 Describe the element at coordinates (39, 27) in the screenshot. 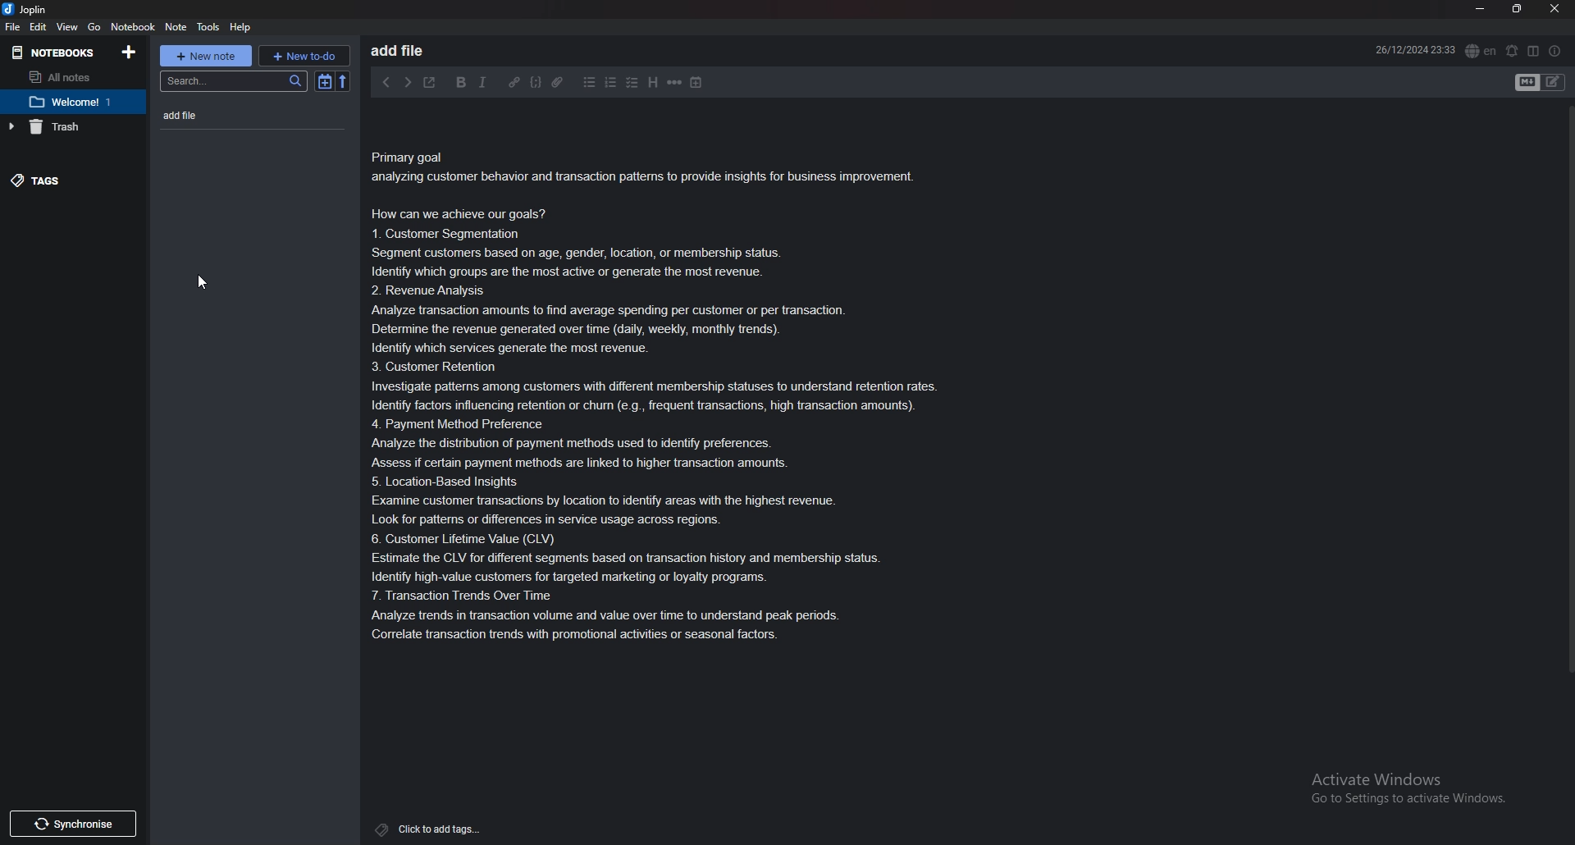

I see `Edit` at that location.